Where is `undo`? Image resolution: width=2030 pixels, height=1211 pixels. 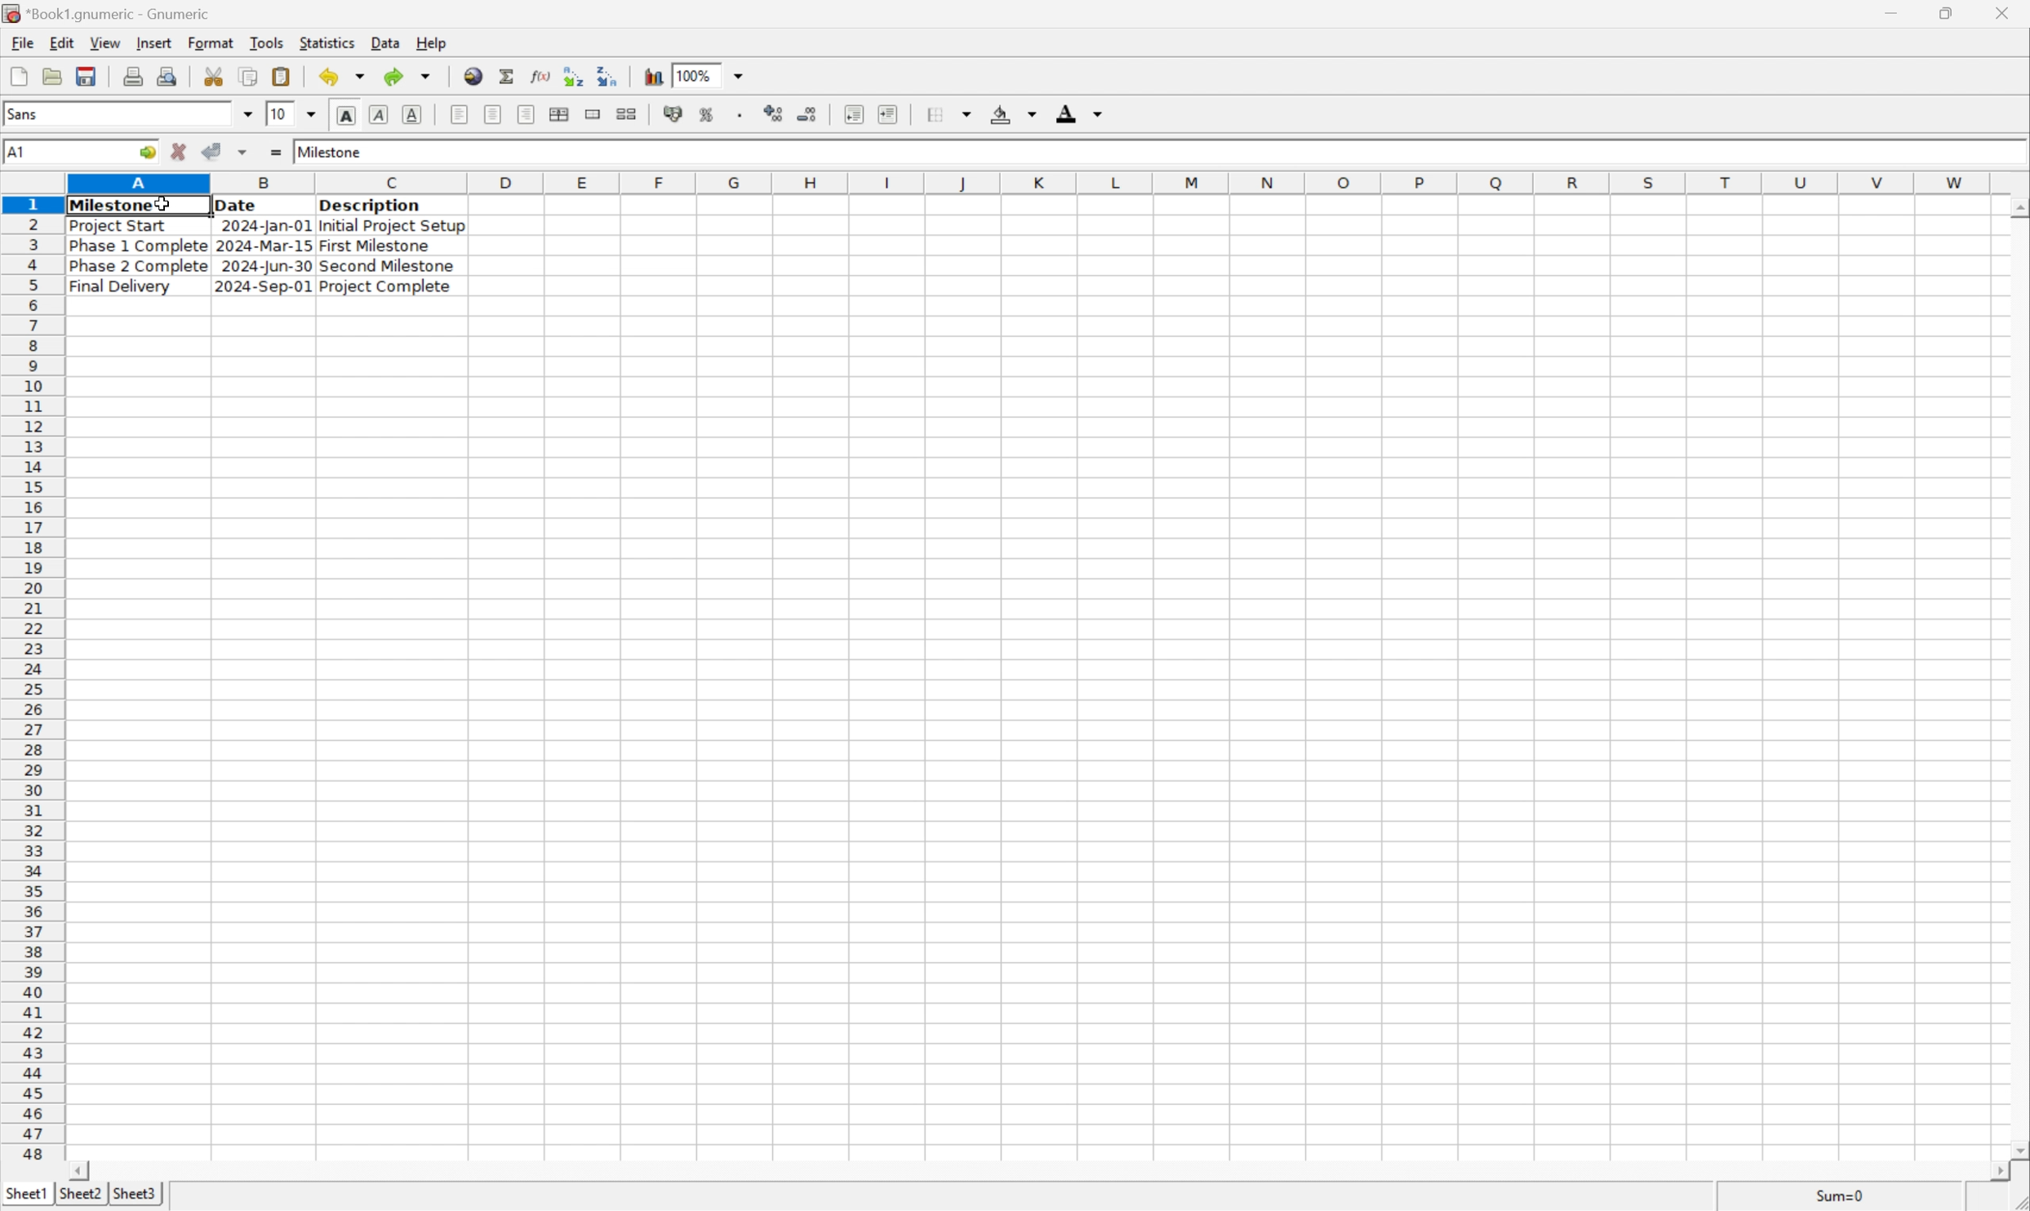
undo is located at coordinates (346, 78).